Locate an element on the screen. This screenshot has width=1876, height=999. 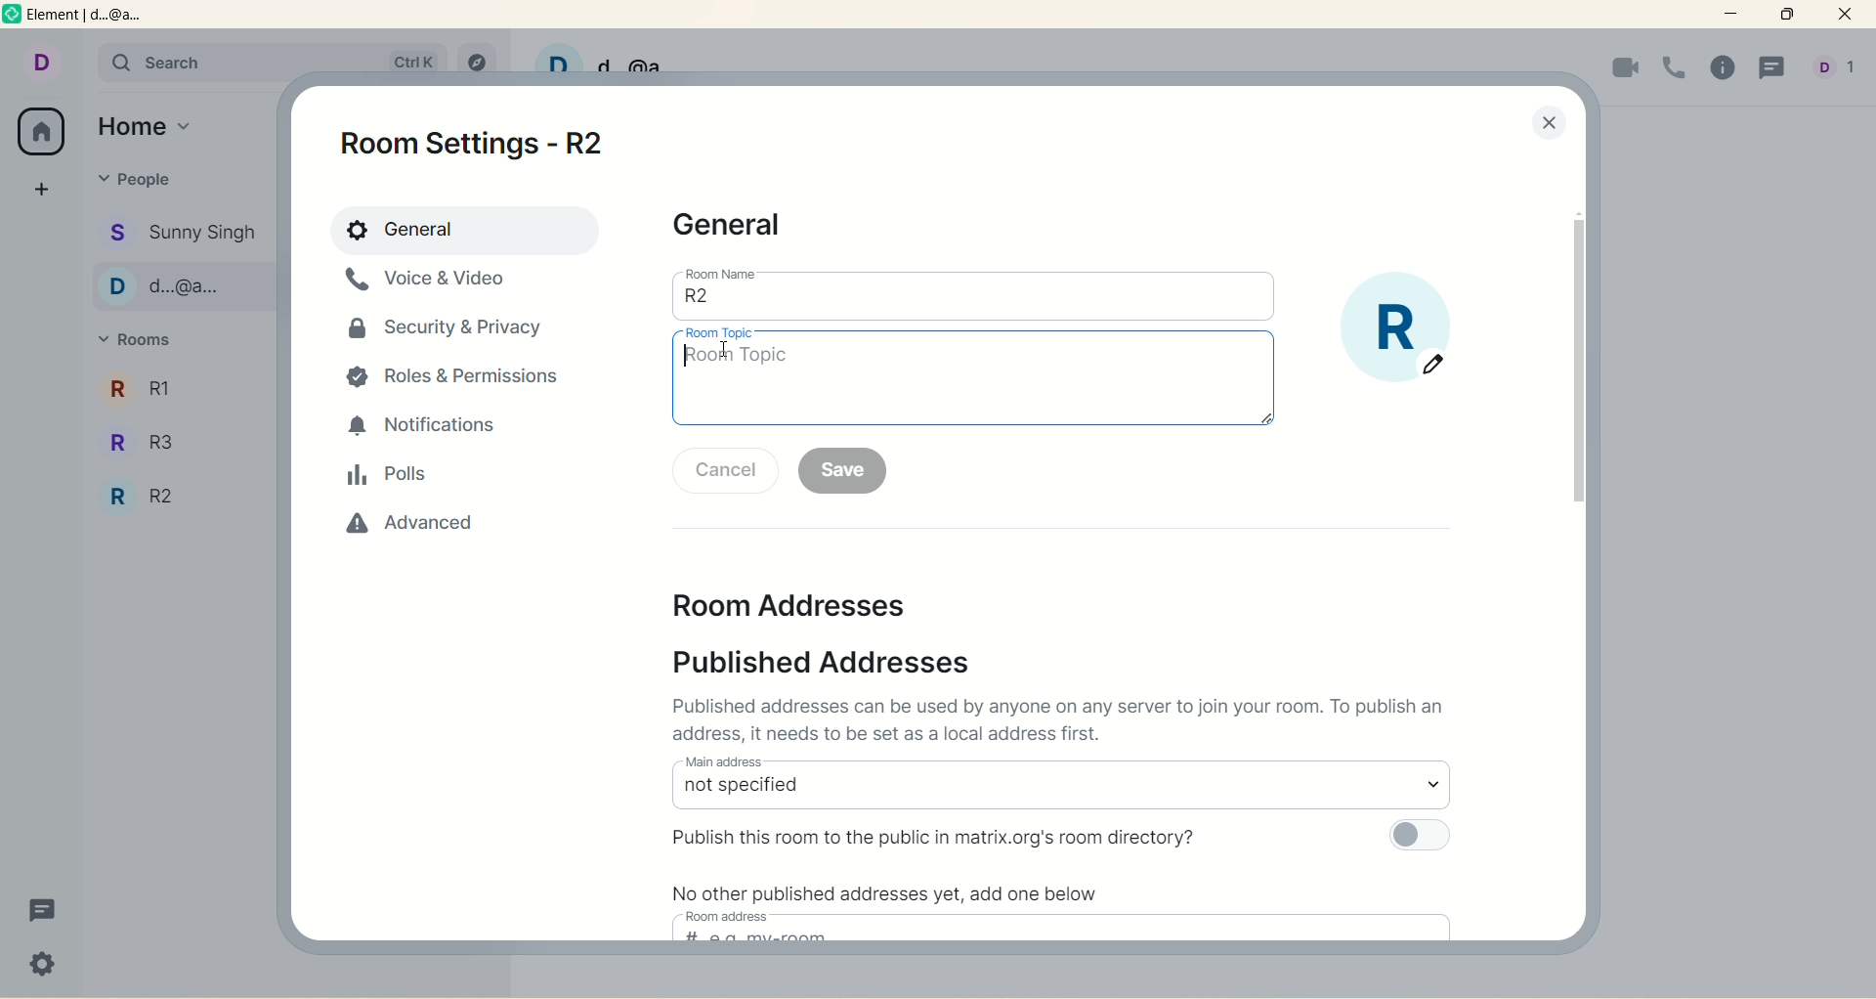
polls is located at coordinates (389, 477).